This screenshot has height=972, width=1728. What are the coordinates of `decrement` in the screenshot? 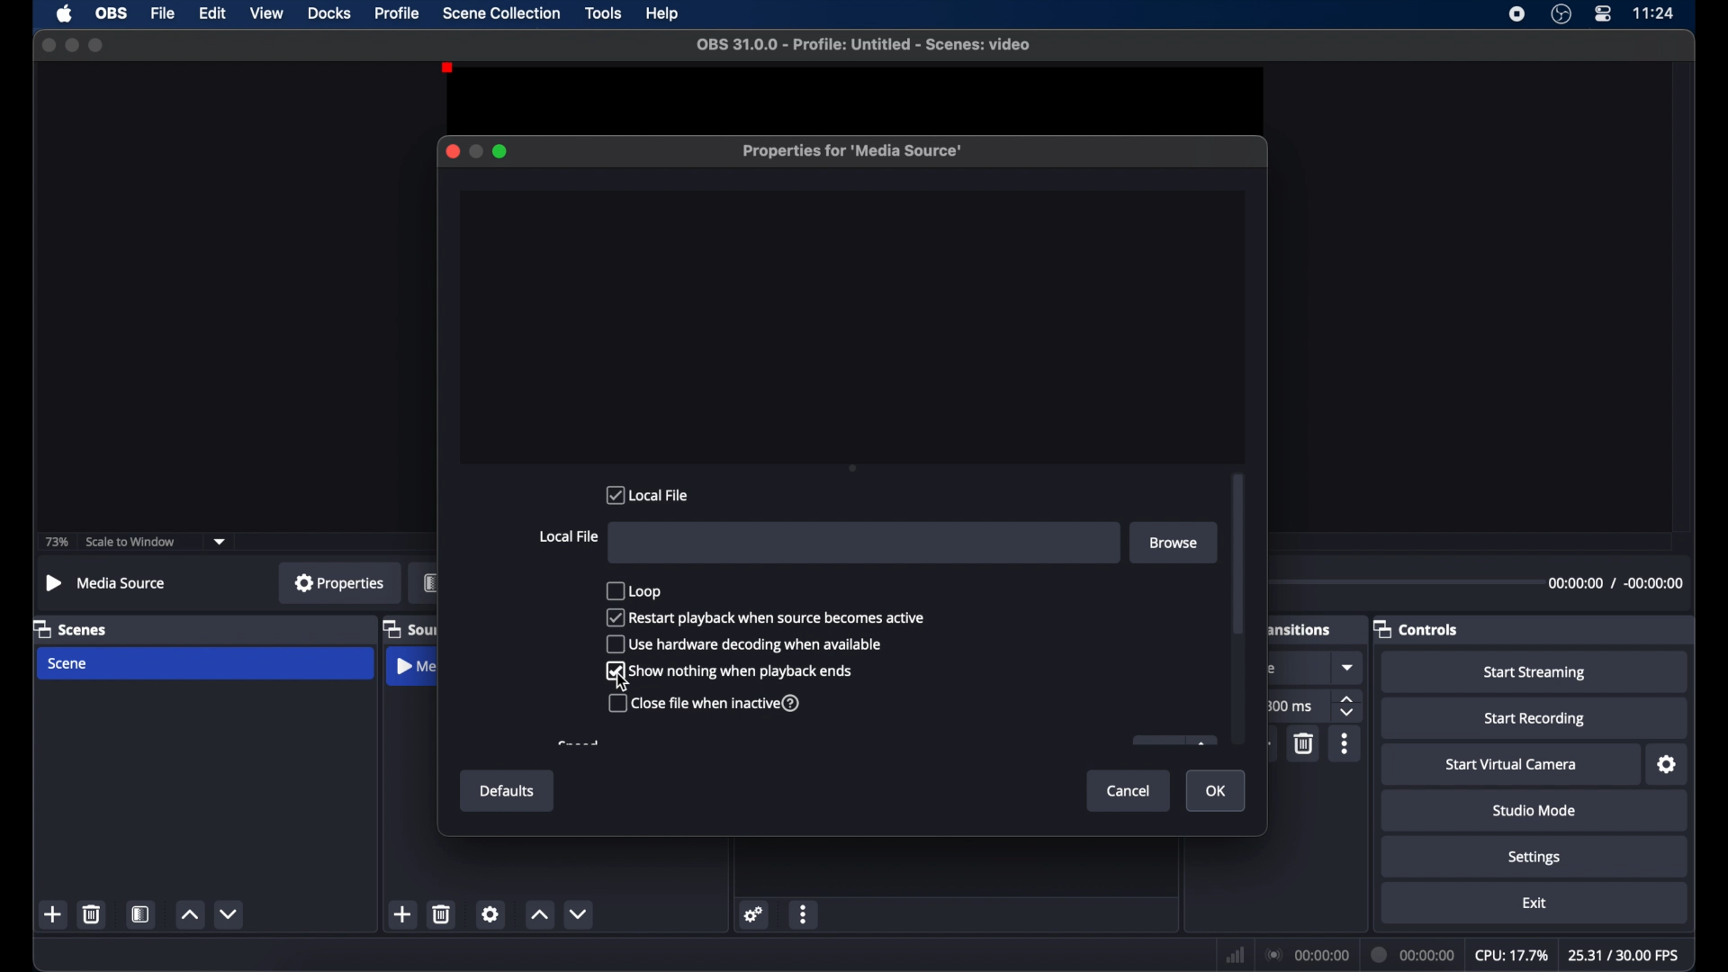 It's located at (577, 913).